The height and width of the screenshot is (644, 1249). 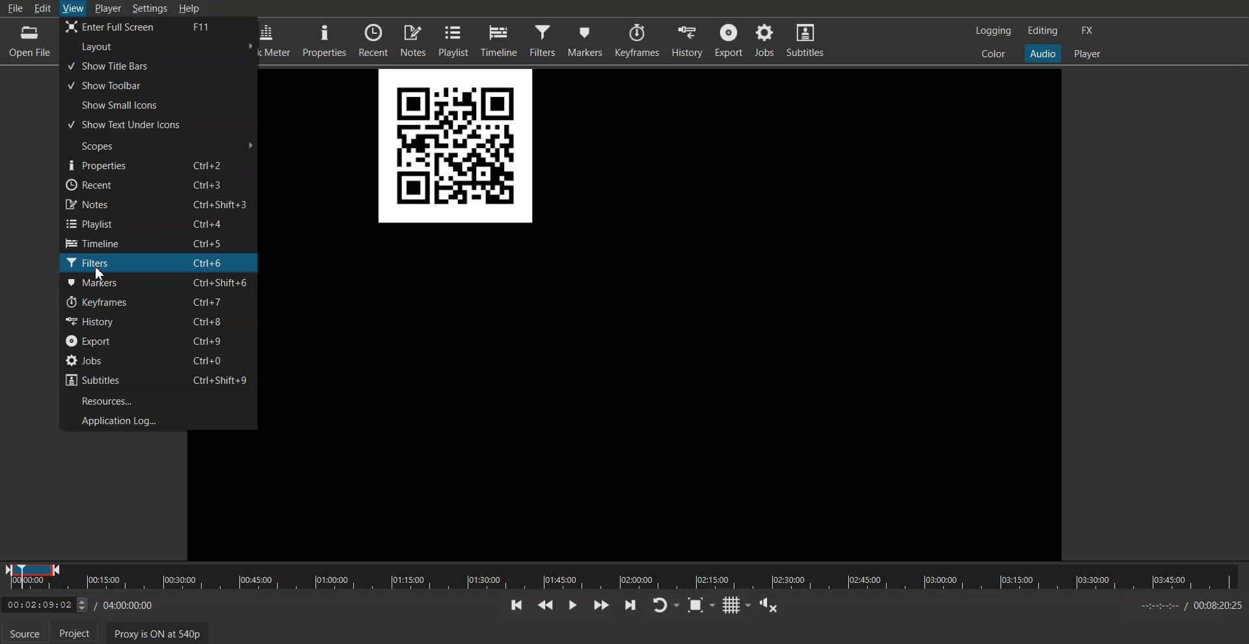 What do you see at coordinates (157, 321) in the screenshot?
I see `History` at bounding box center [157, 321].